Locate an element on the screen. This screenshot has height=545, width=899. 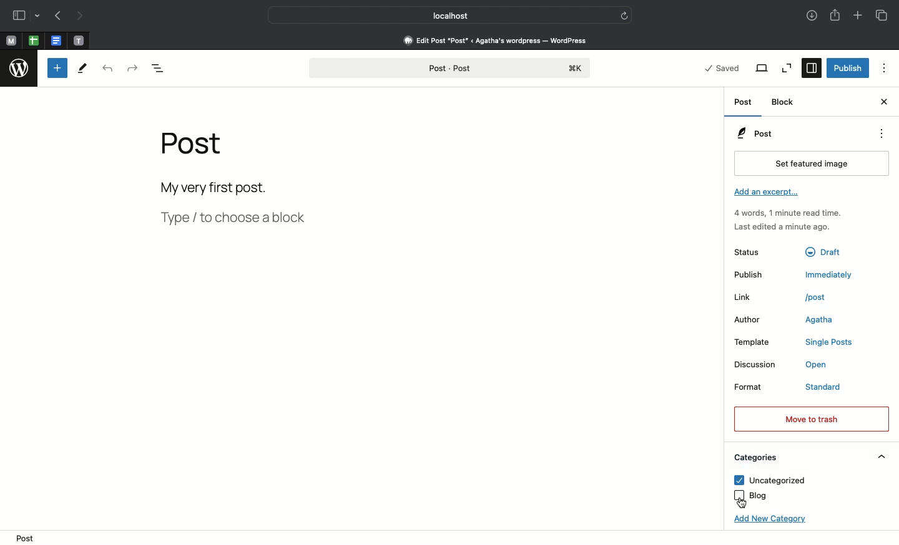
Add new tab is located at coordinates (857, 16).